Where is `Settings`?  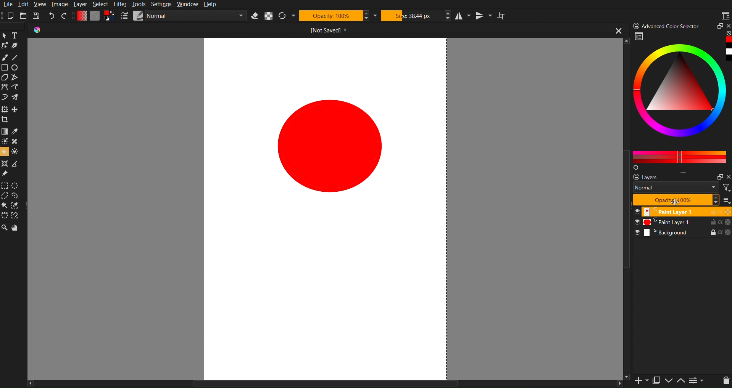
Settings is located at coordinates (161, 5).